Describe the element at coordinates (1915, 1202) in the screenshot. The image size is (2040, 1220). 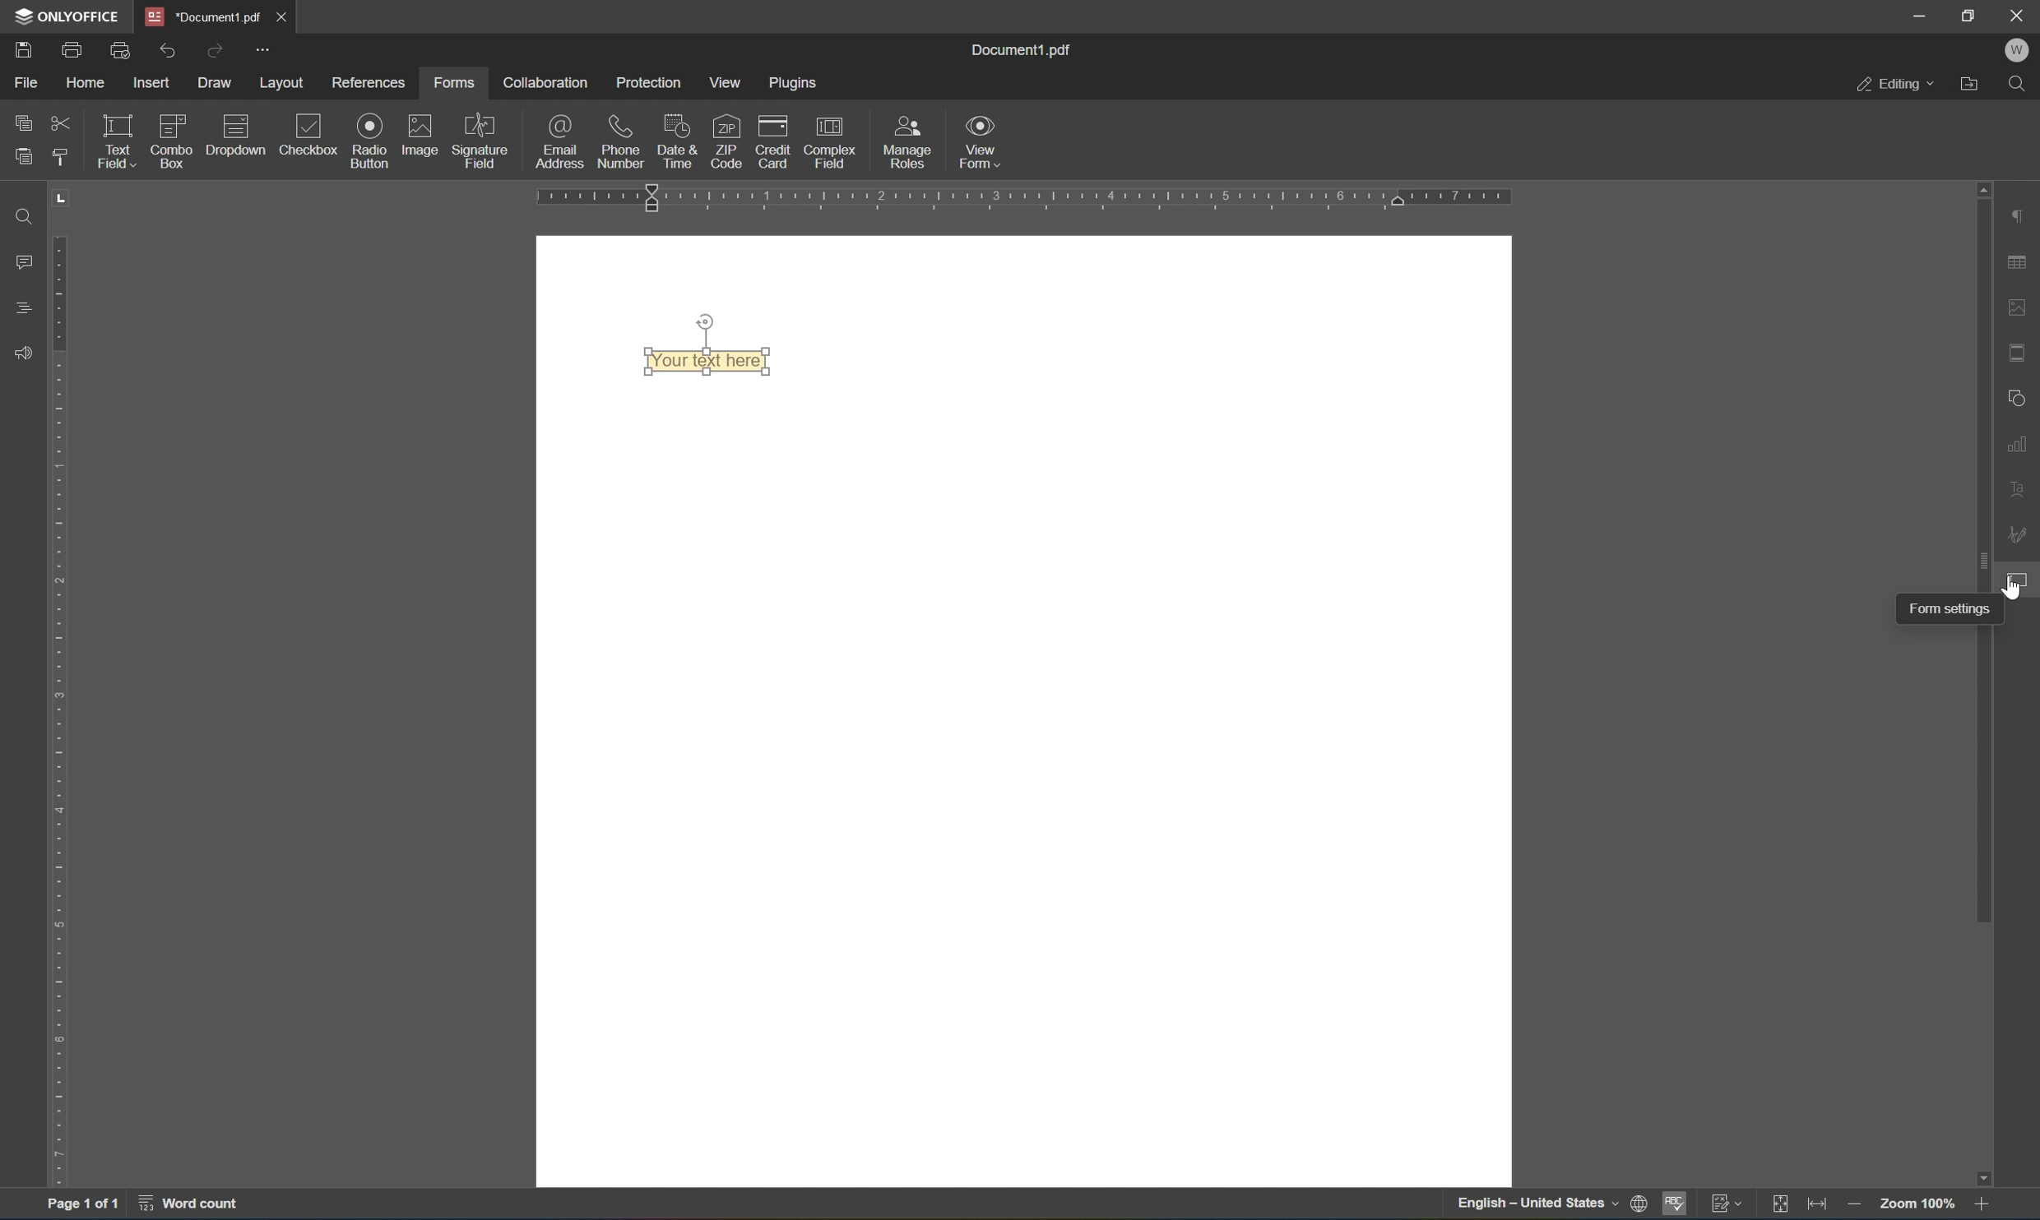
I see `zoom 100%` at that location.